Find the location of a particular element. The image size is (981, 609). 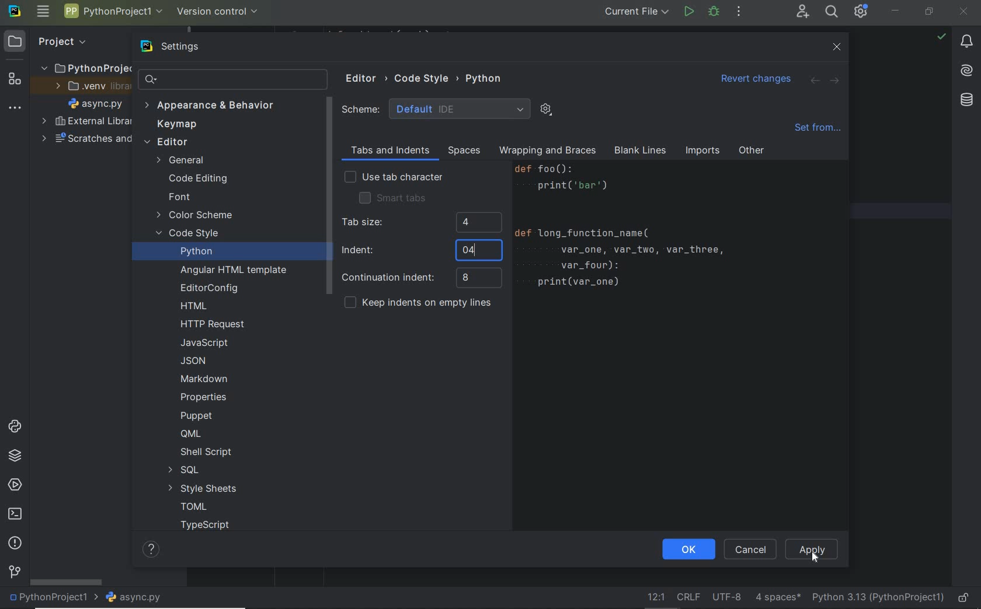

go to line is located at coordinates (656, 596).